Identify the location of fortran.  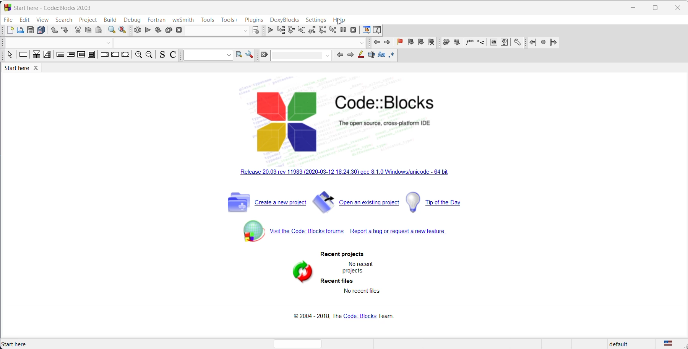
(157, 20).